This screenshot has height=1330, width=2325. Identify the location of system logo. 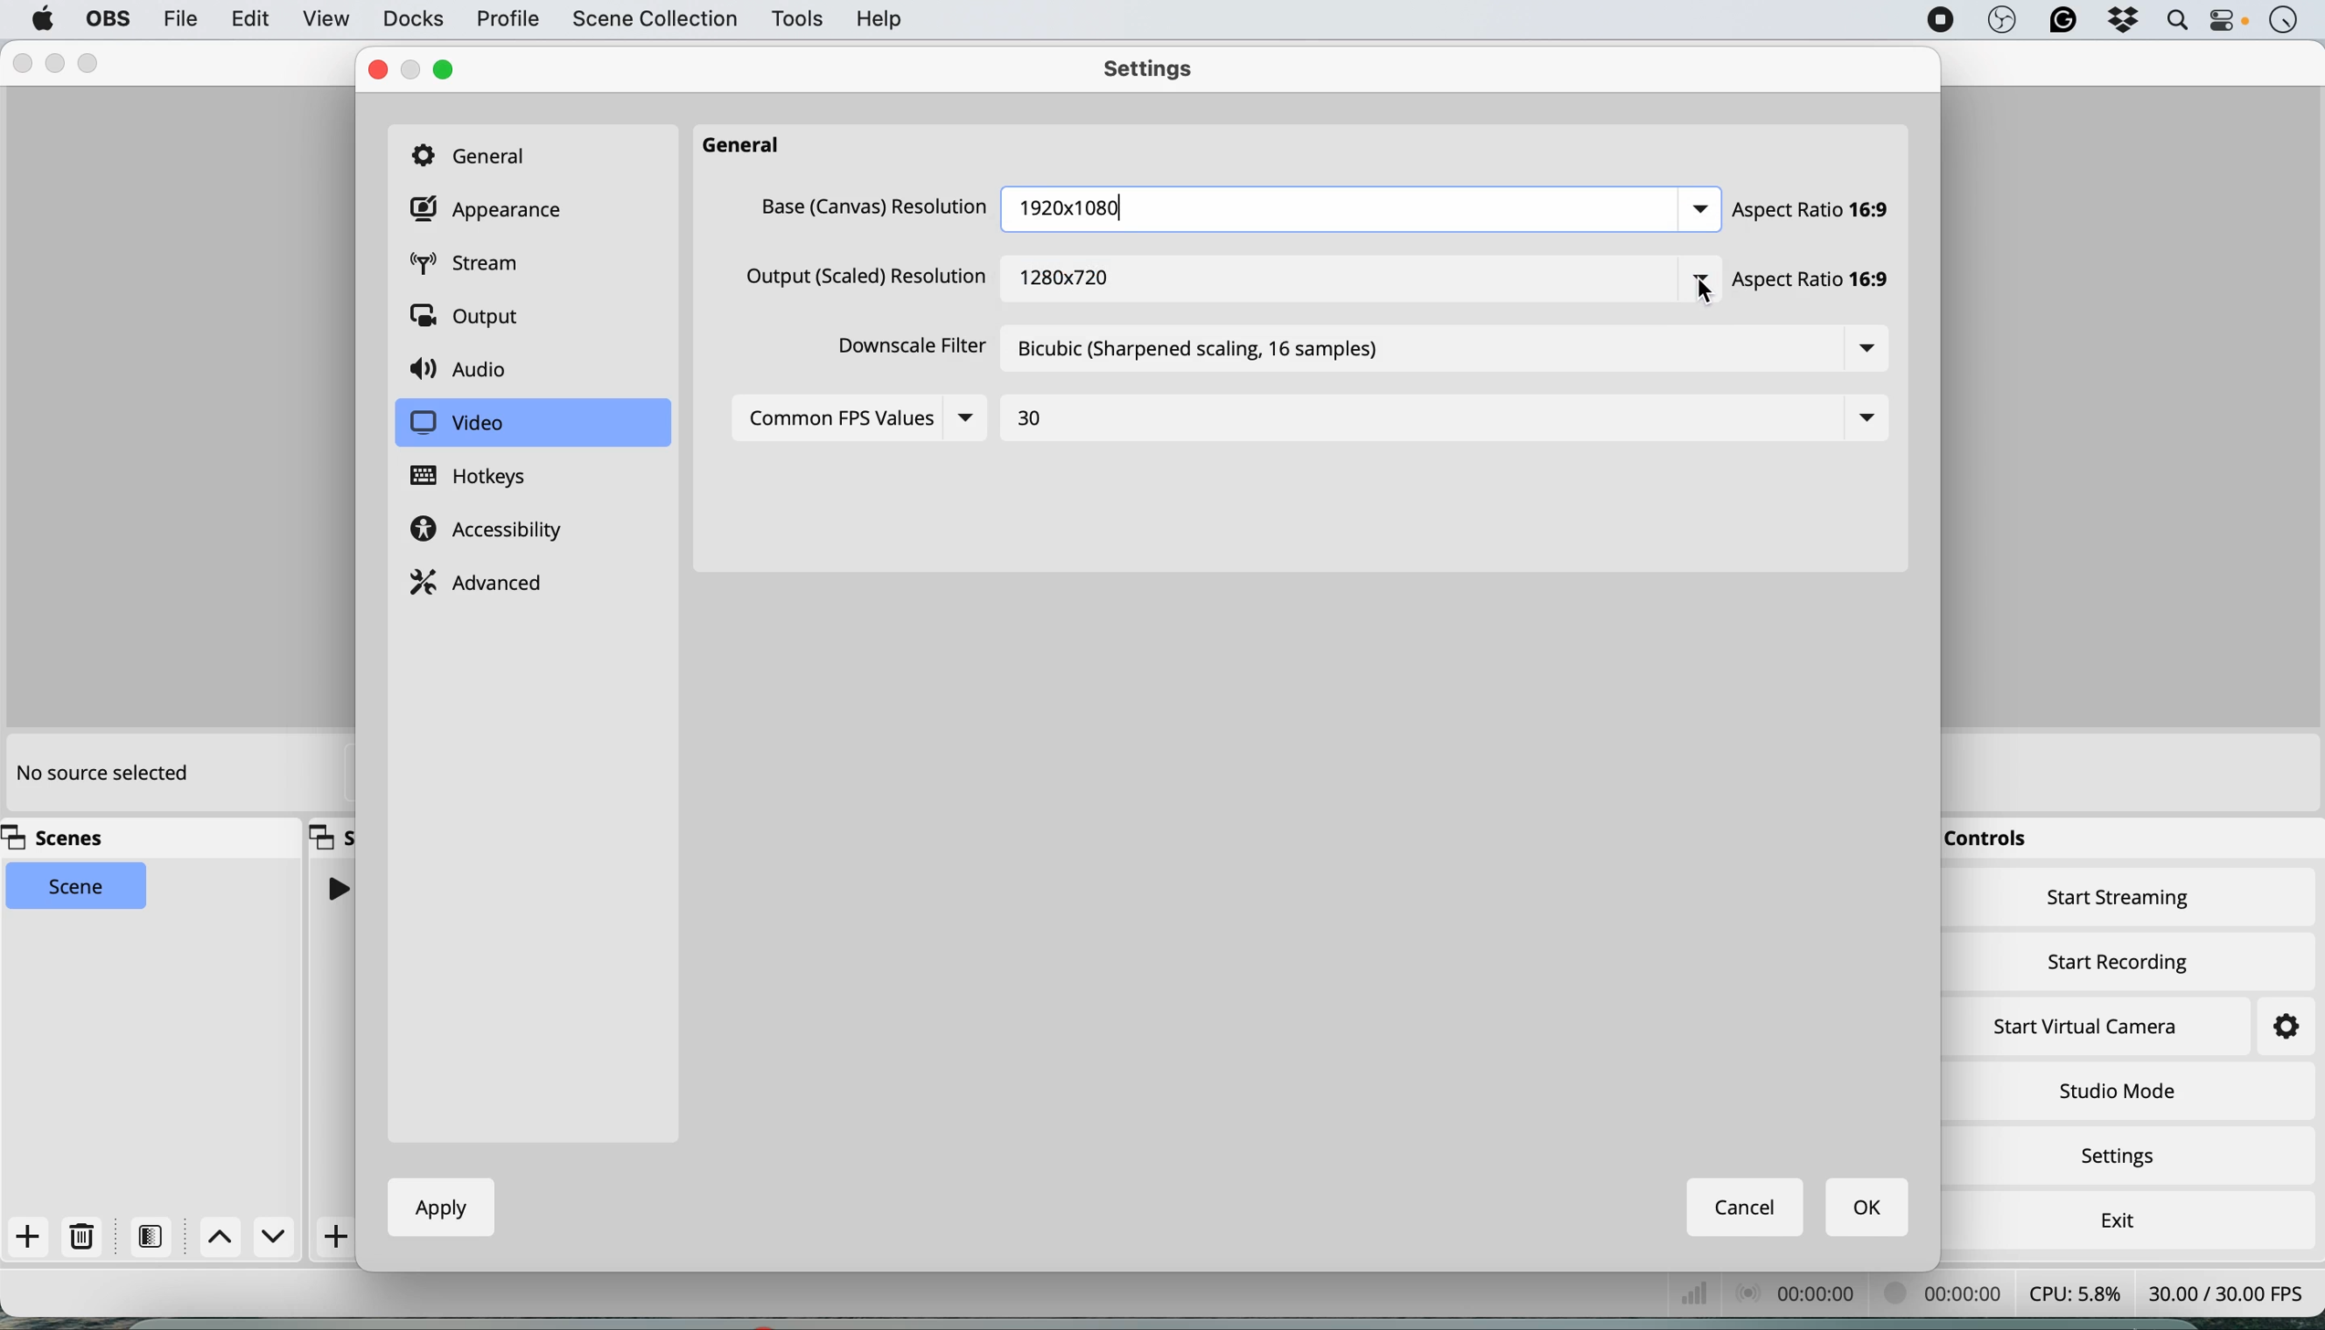
(43, 19).